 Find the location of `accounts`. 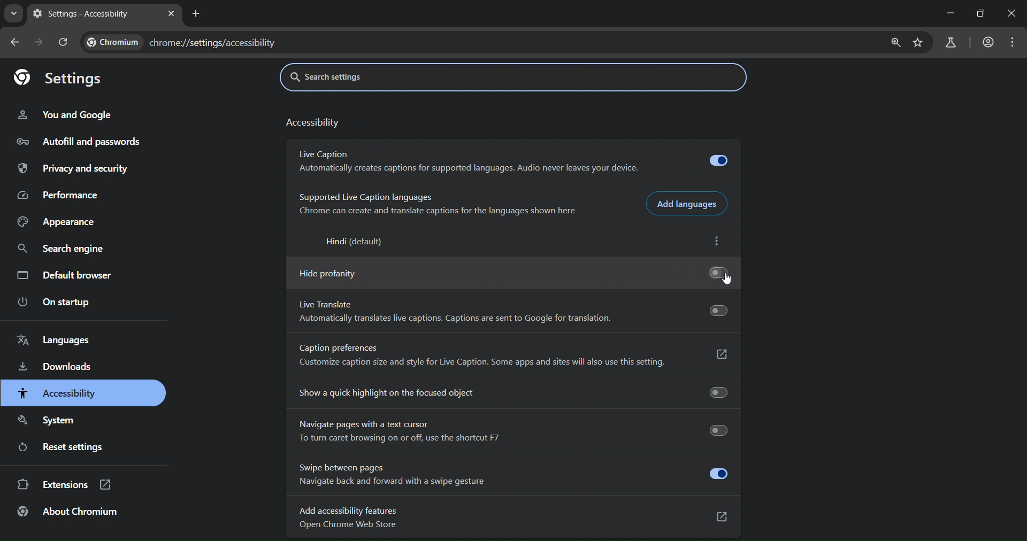

accounts is located at coordinates (988, 42).